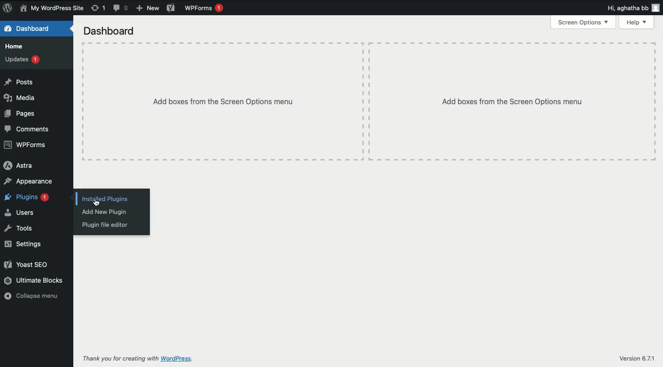 The image size is (663, 367). I want to click on Add new plugin, so click(105, 212).